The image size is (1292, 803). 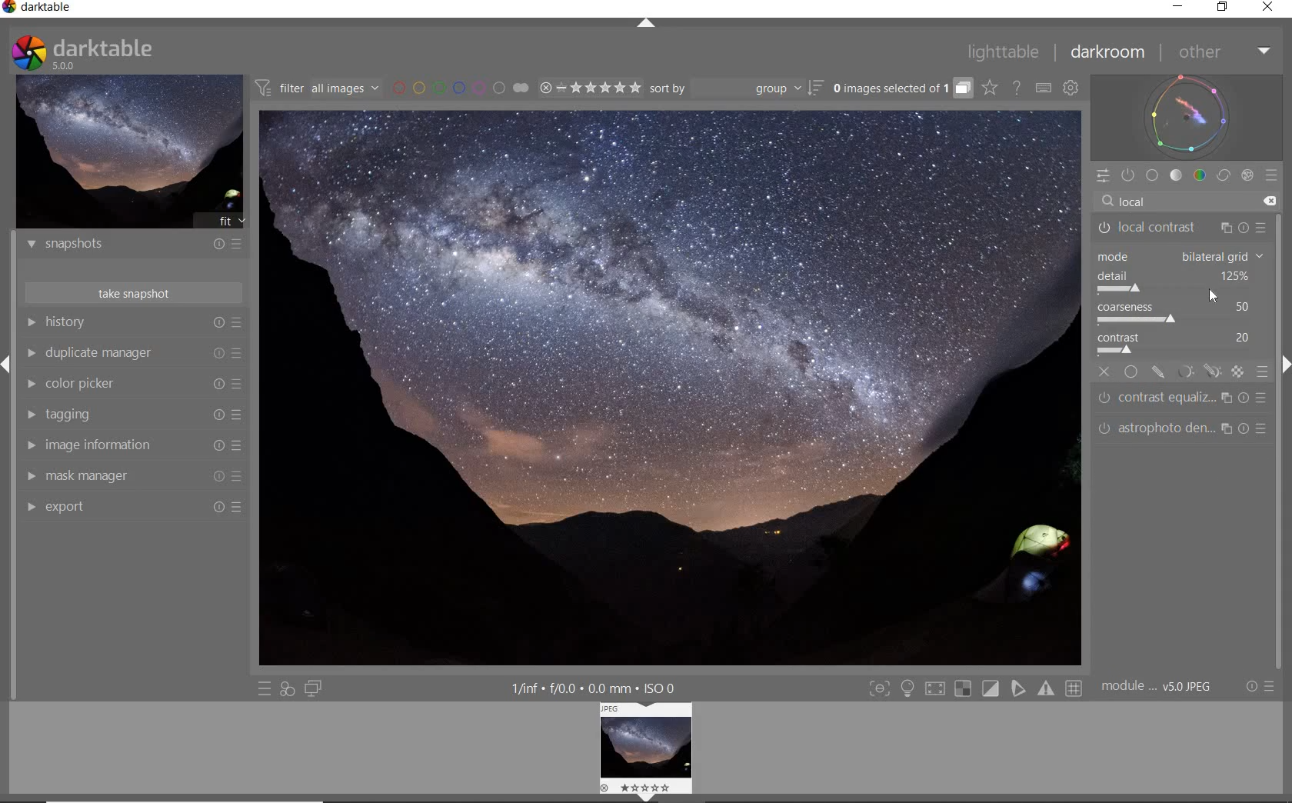 What do you see at coordinates (1152, 175) in the screenshot?
I see `BASE` at bounding box center [1152, 175].